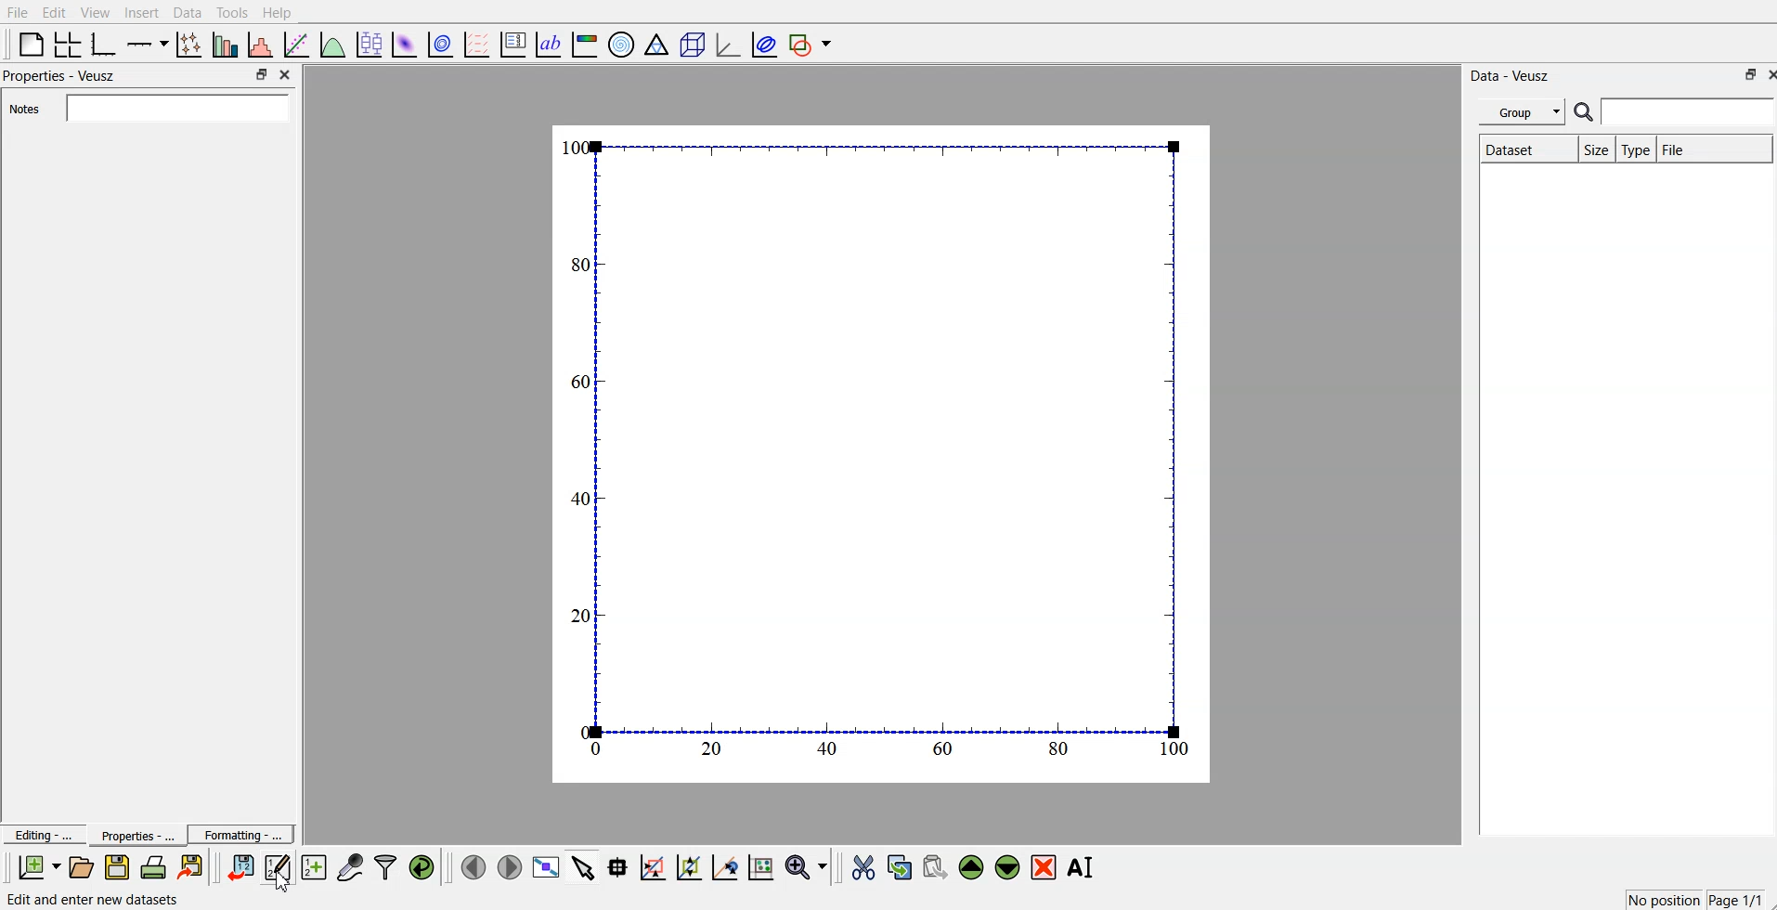 This screenshot has width=1777, height=910. I want to click on Dataset, so click(1522, 149).